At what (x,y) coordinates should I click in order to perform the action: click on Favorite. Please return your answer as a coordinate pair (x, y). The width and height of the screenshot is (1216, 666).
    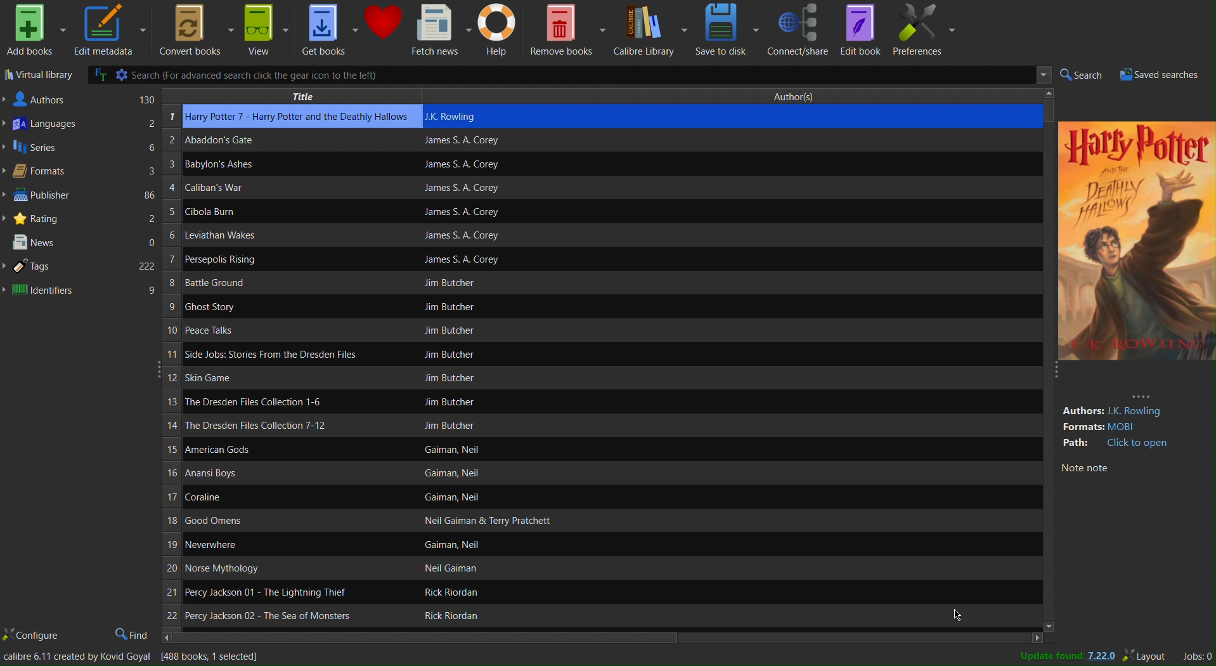
    Looking at the image, I should click on (384, 29).